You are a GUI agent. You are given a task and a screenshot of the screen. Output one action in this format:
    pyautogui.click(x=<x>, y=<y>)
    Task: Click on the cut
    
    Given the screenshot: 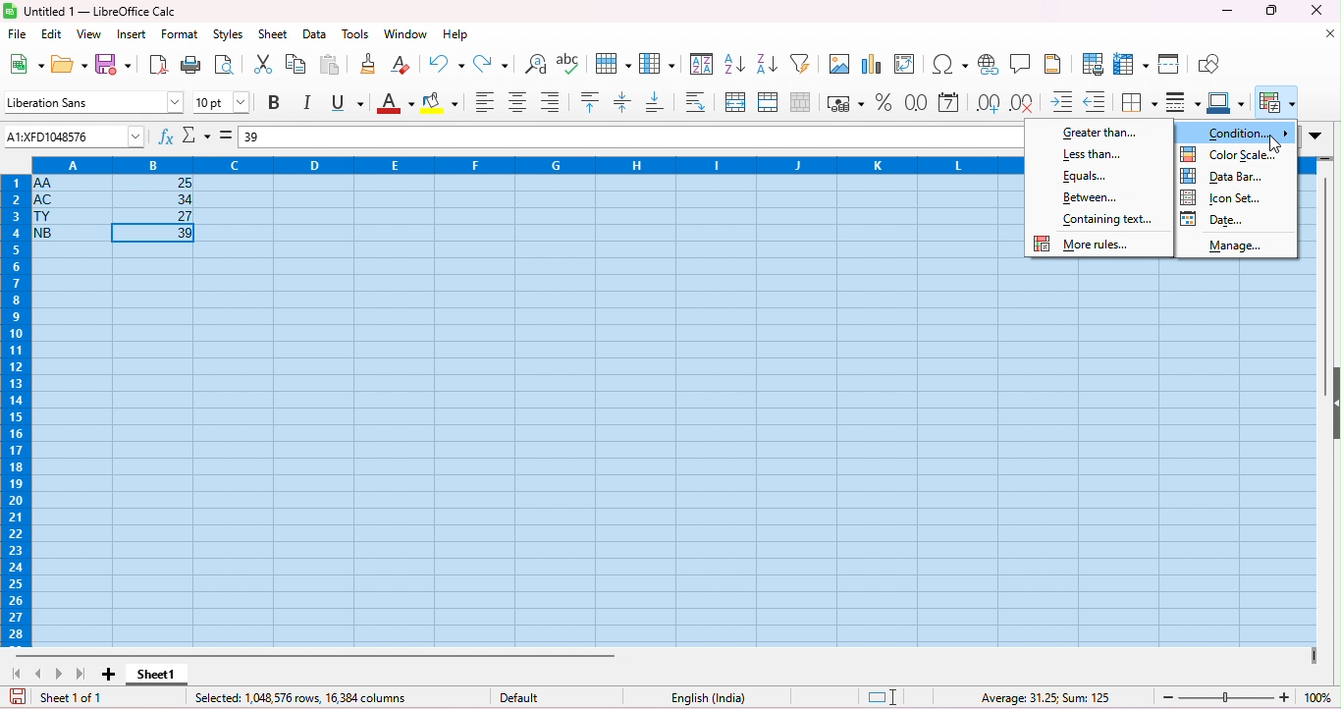 What is the action you would take?
    pyautogui.click(x=265, y=63)
    